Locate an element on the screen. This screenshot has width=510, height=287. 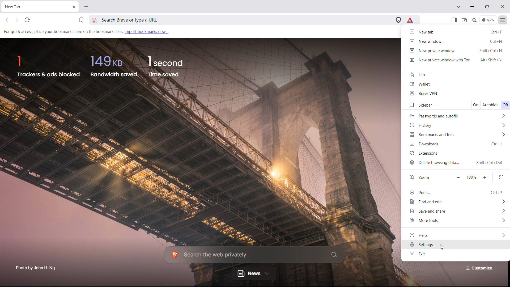
minimize is located at coordinates (472, 6).